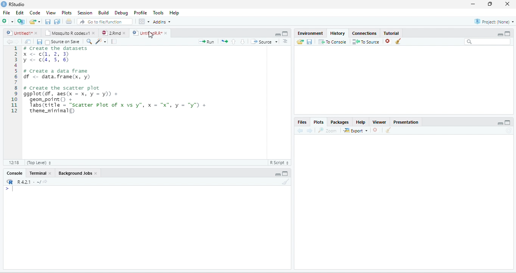 The image size is (516, 273). Describe the element at coordinates (105, 21) in the screenshot. I see `Go to file/function` at that location.